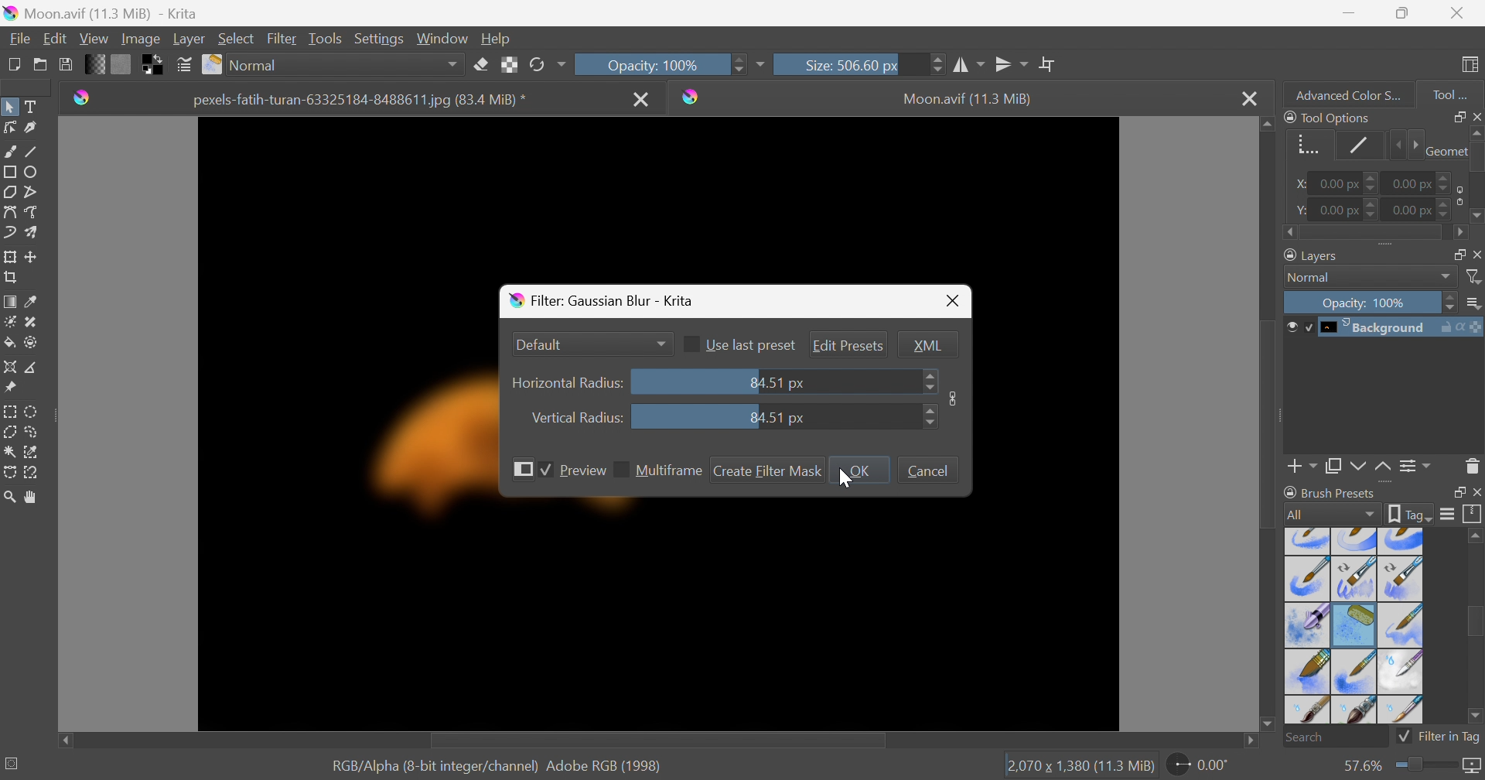  What do you see at coordinates (1411, 515) in the screenshot?
I see `tag` at bounding box center [1411, 515].